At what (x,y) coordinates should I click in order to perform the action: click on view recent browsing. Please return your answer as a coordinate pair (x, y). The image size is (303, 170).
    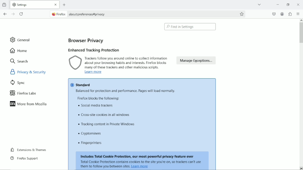
    Looking at the image, I should click on (5, 4).